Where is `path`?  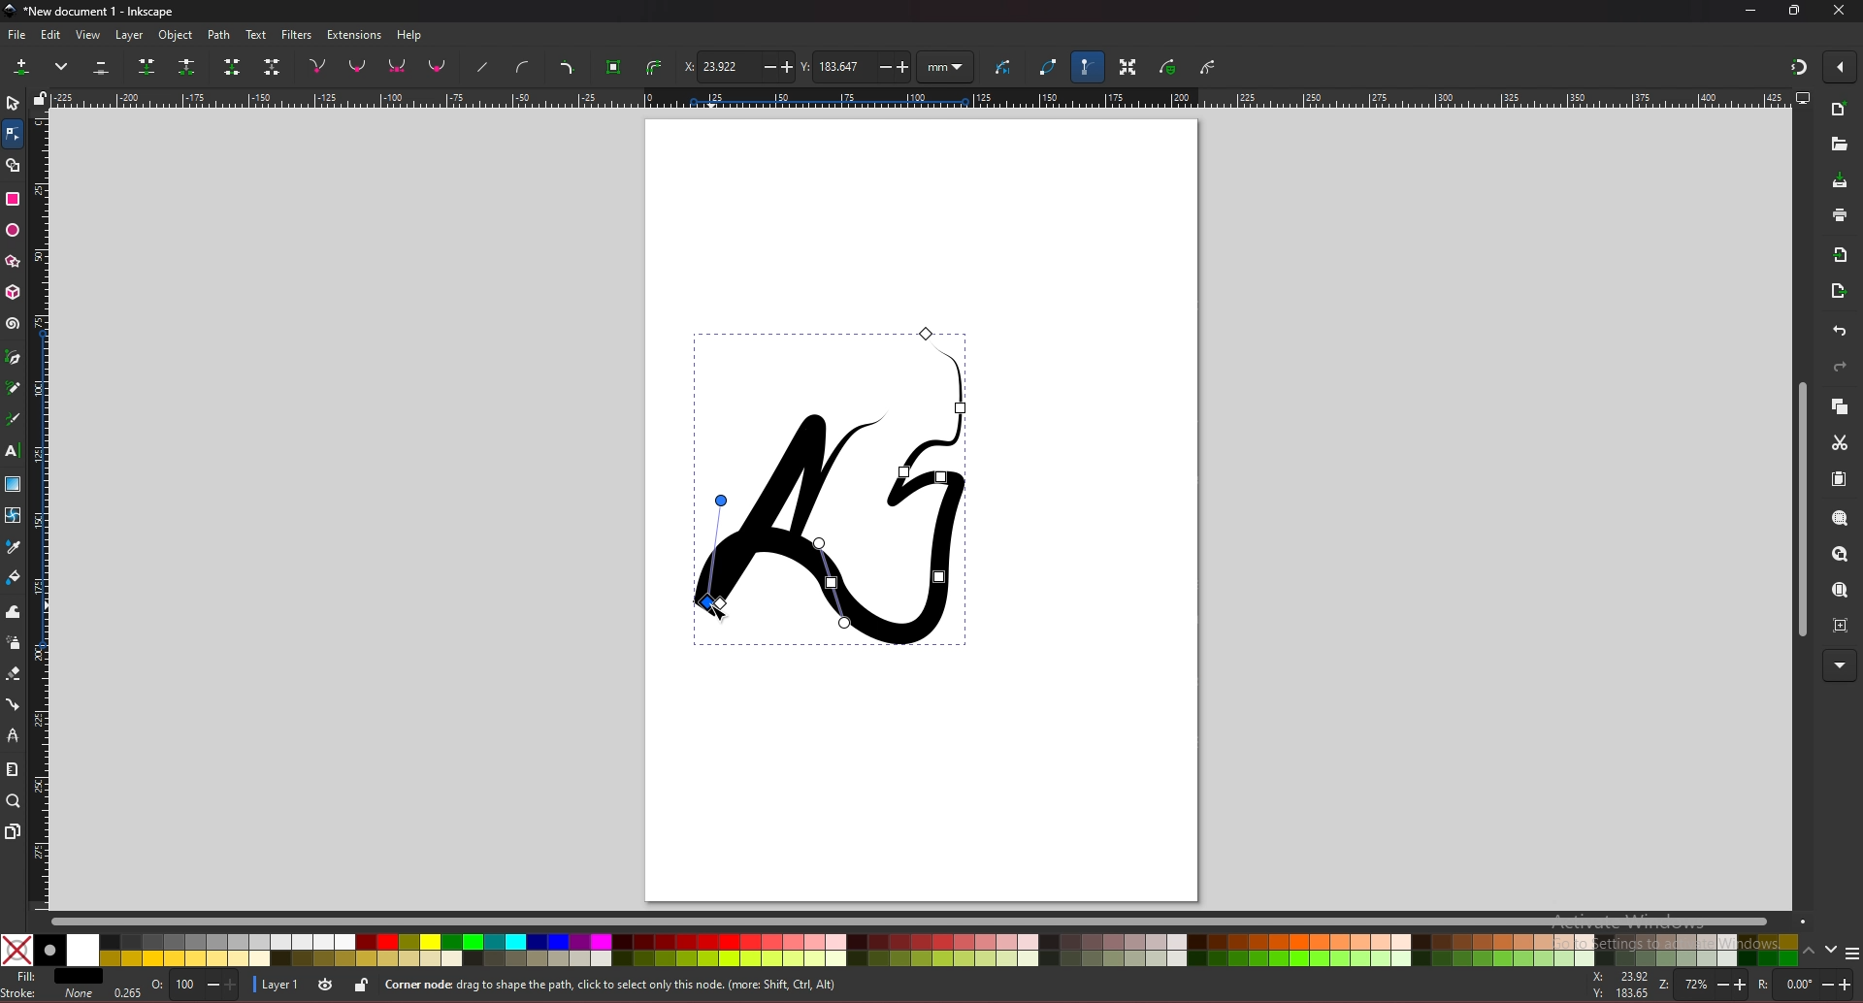 path is located at coordinates (220, 36).